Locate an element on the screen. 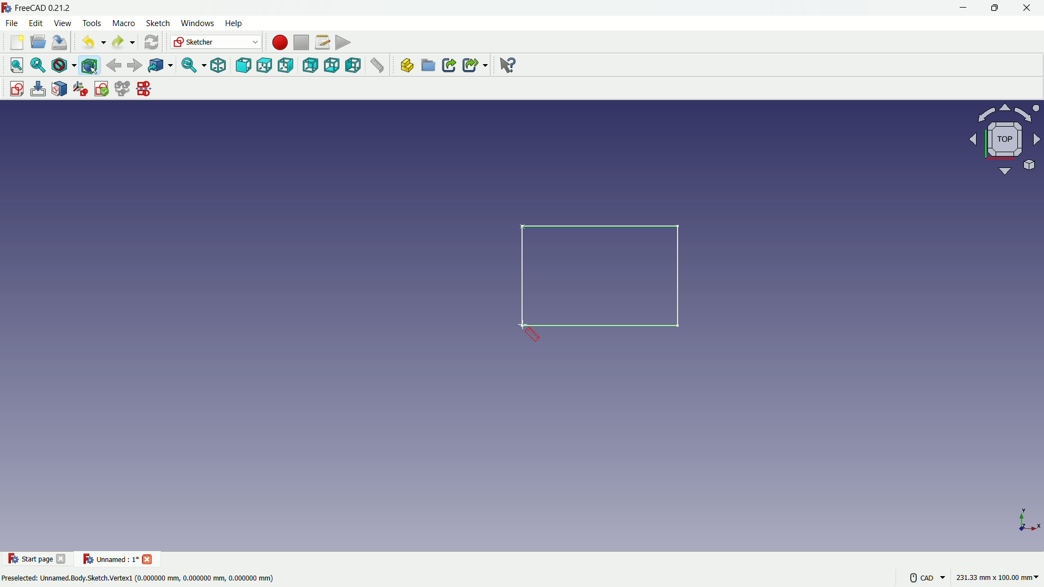 The width and height of the screenshot is (1044, 587). create sketch is located at coordinates (14, 88).